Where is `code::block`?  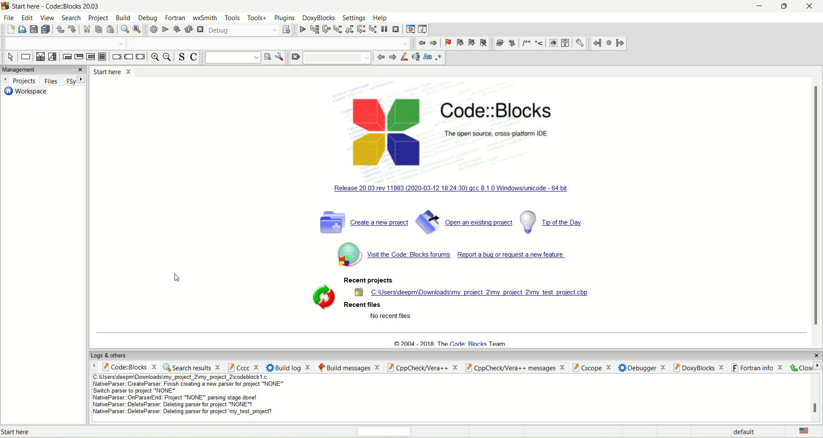
code::block is located at coordinates (128, 368).